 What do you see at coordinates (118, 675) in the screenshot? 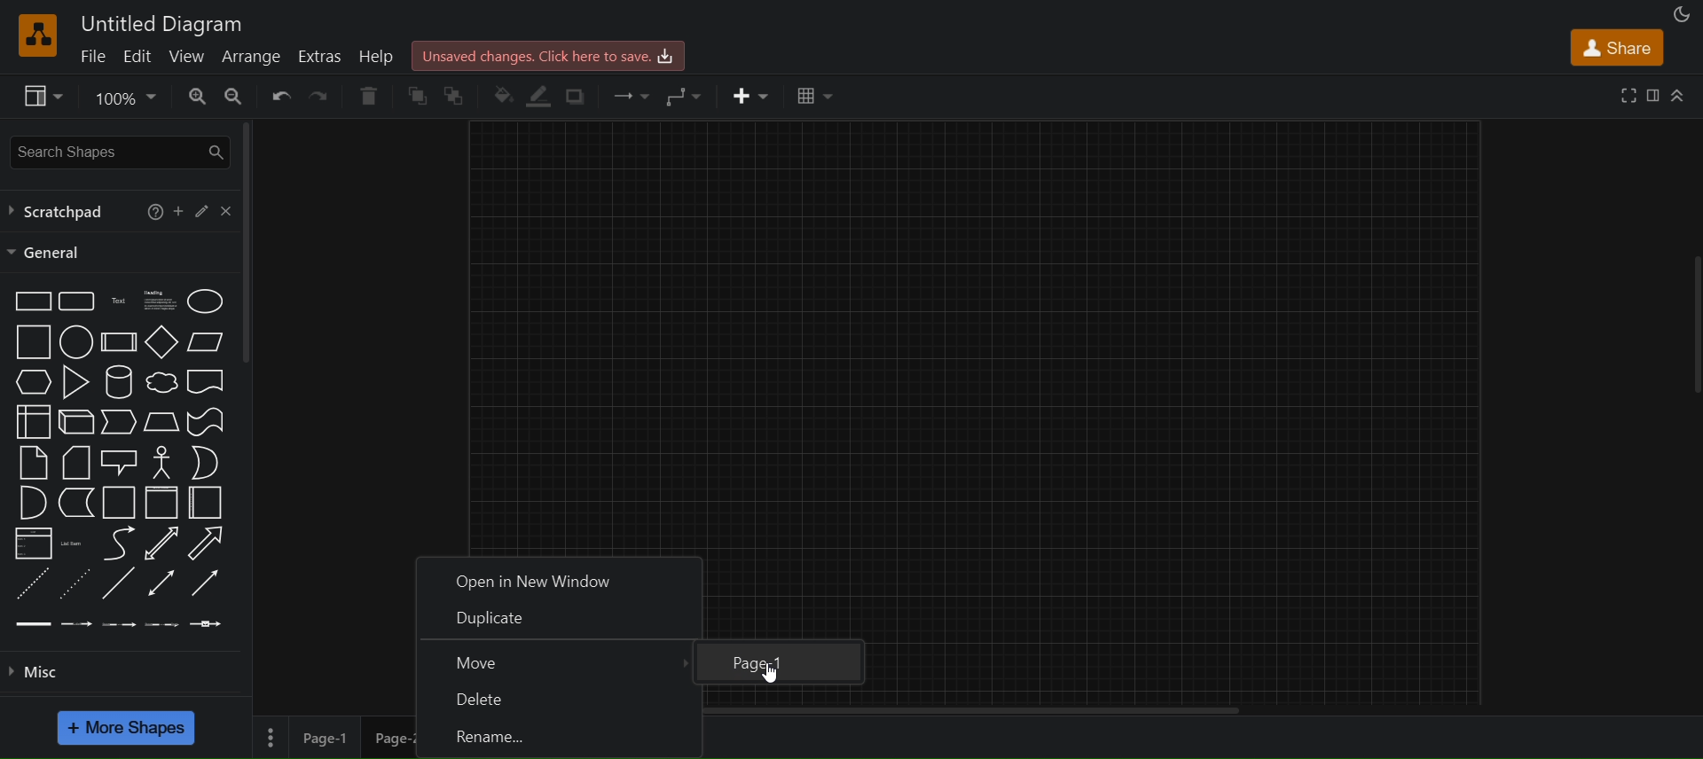
I see `misc` at bounding box center [118, 675].